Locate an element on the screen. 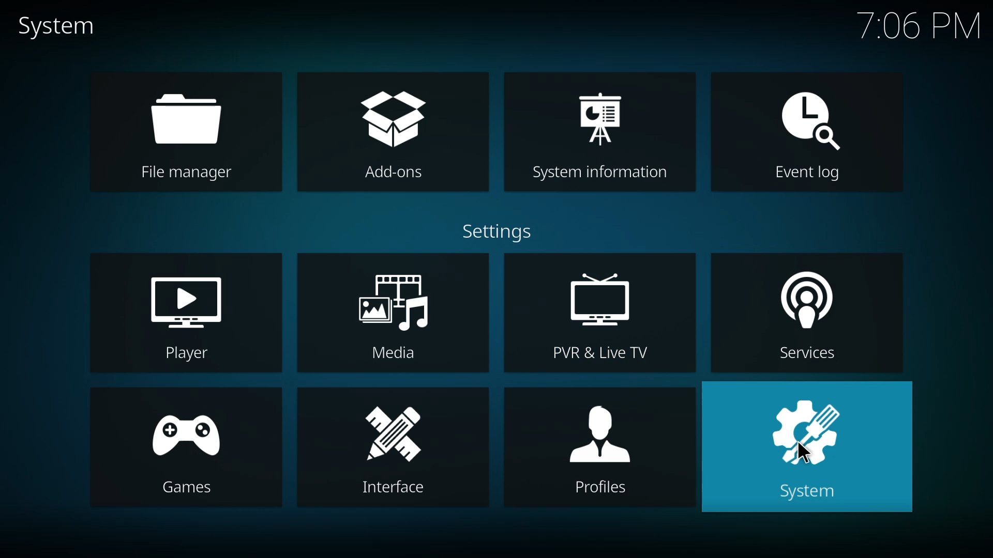 The height and width of the screenshot is (558, 993). cursor is located at coordinates (800, 450).